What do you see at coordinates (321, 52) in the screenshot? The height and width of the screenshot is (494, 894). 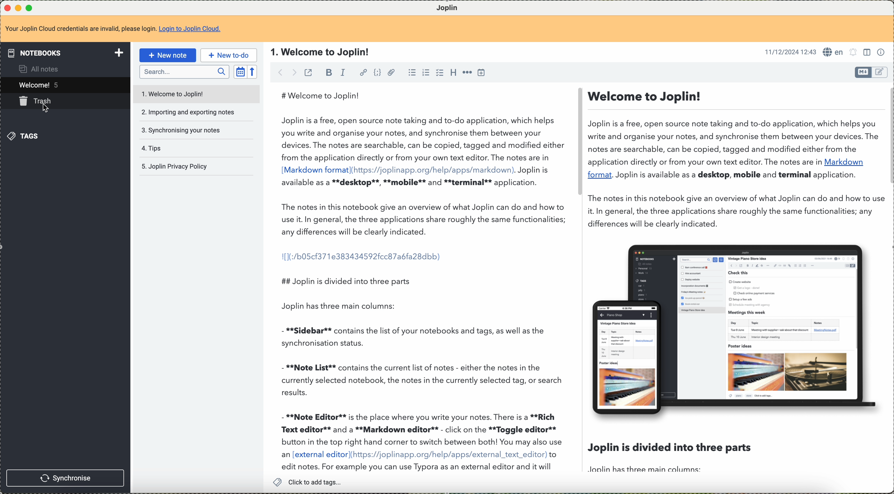 I see `welcome to Joplin` at bounding box center [321, 52].